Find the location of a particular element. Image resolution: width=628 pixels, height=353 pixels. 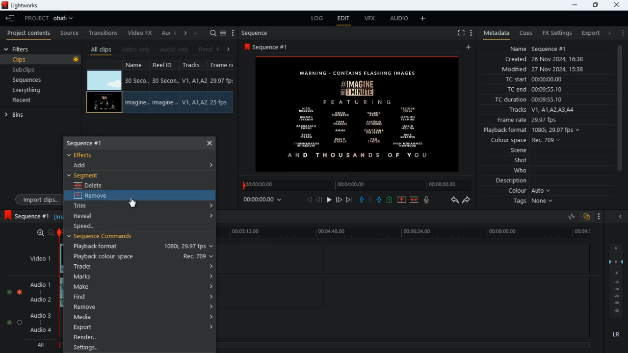

reel id is located at coordinates (165, 87).